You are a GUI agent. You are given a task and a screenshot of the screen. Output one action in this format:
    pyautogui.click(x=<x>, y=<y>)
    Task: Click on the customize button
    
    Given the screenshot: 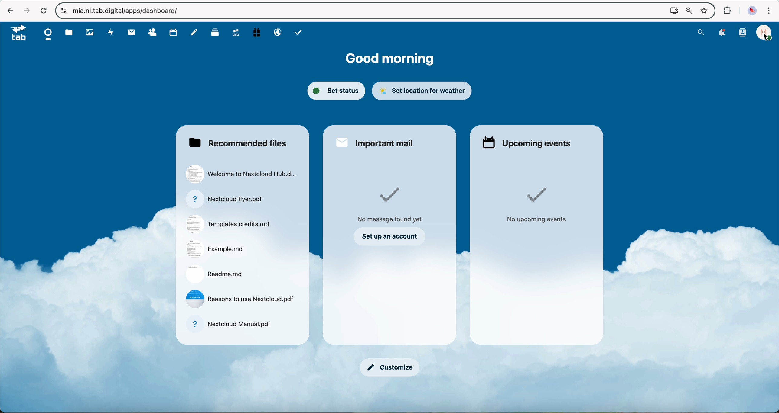 What is the action you would take?
    pyautogui.click(x=389, y=368)
    